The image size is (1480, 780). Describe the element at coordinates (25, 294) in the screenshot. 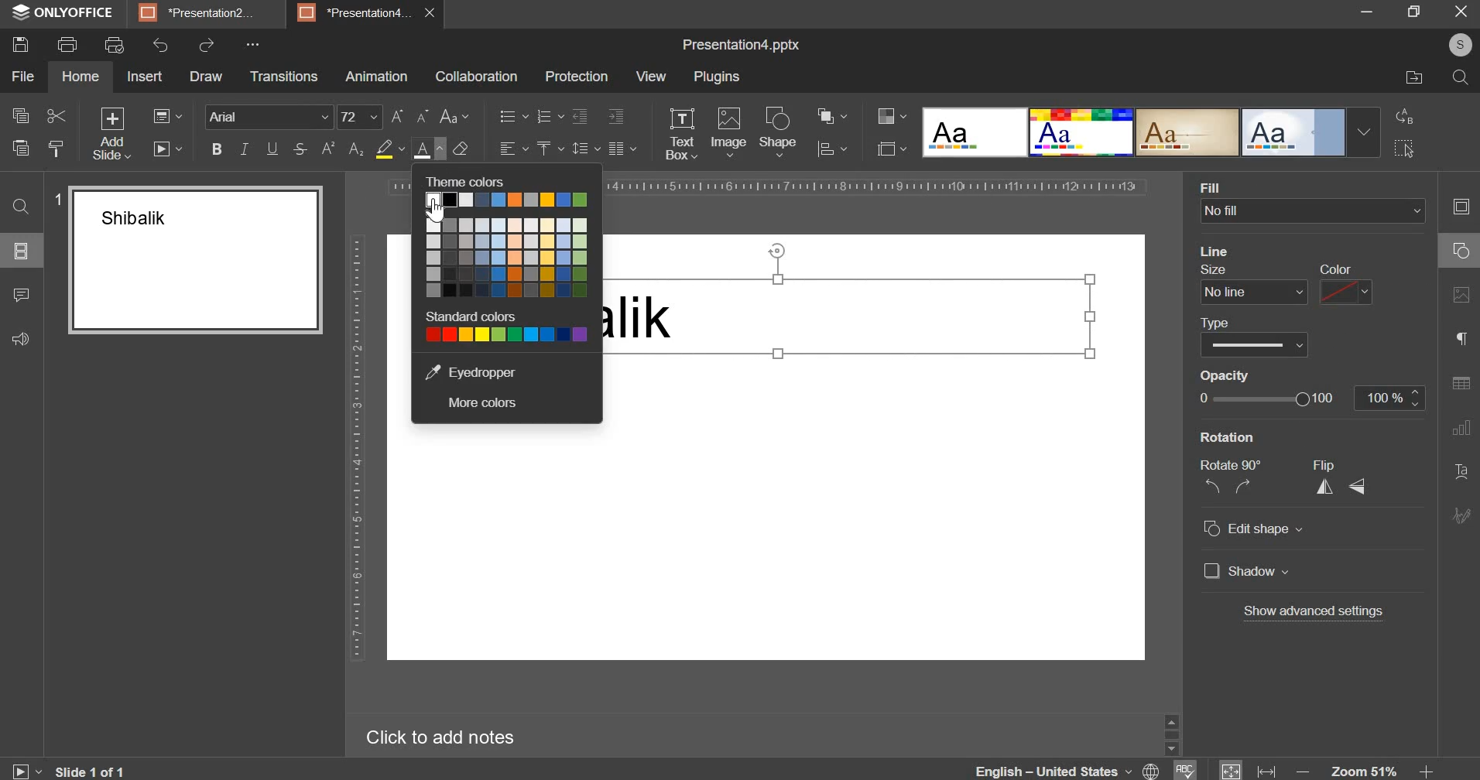

I see `comments` at that location.